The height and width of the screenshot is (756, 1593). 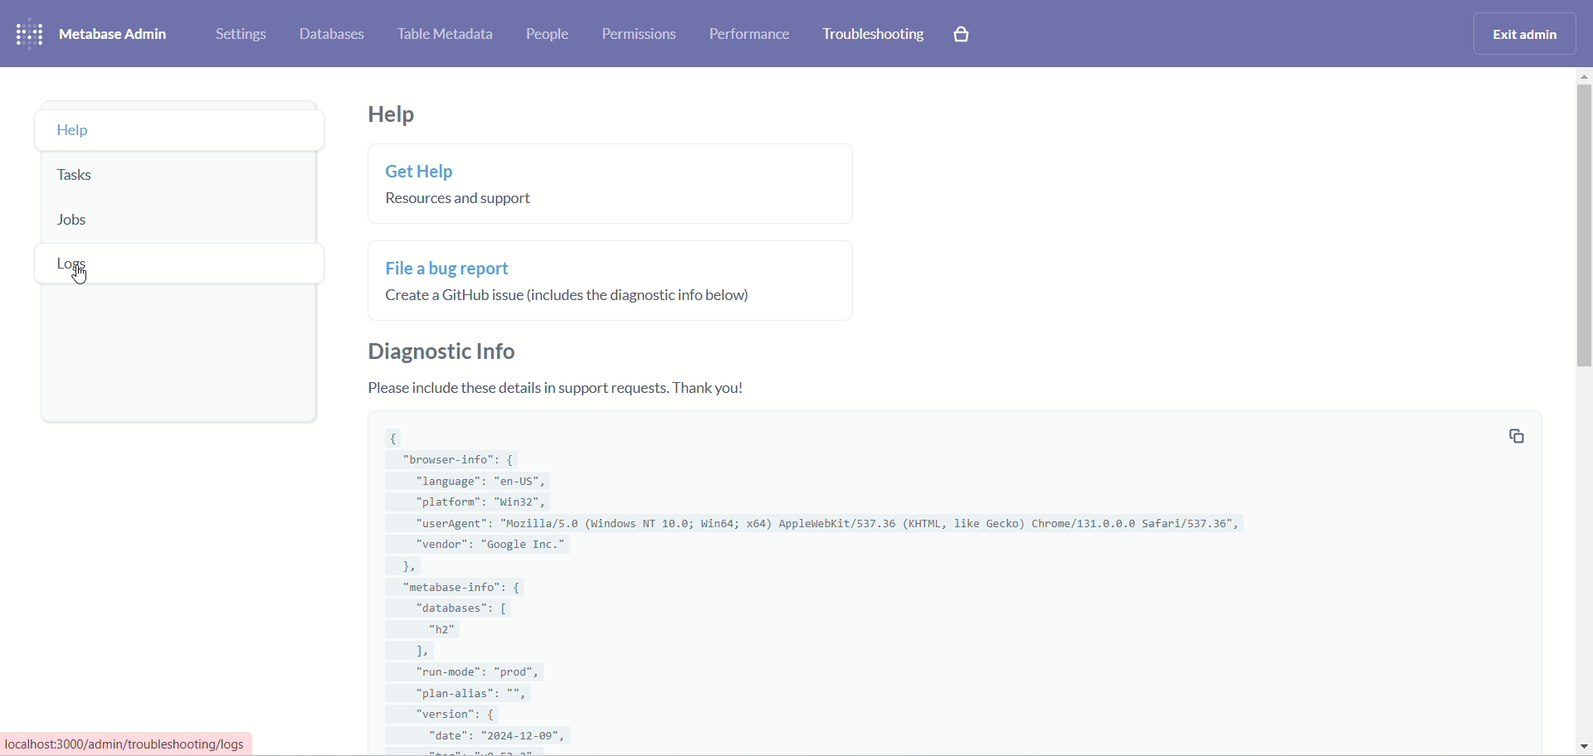 I want to click on tasks, so click(x=183, y=180).